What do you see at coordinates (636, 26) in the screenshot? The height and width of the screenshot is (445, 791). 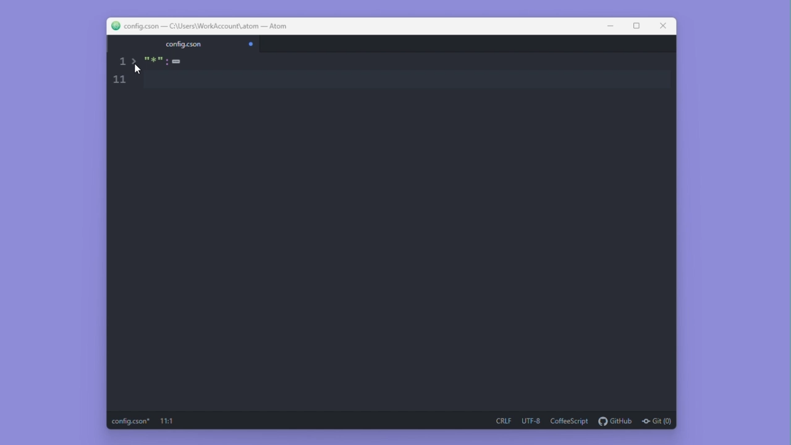 I see `maximize` at bounding box center [636, 26].